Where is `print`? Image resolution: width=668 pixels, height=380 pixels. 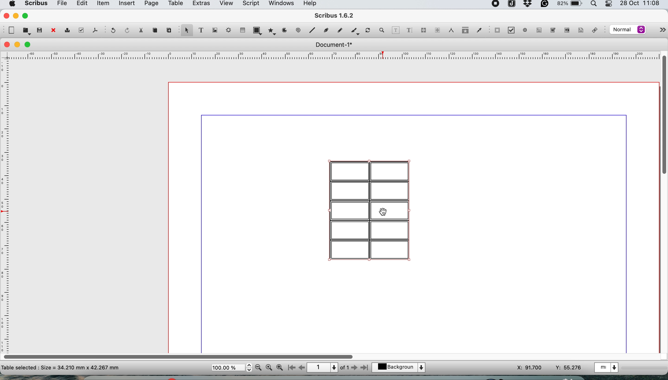 print is located at coordinates (67, 31).